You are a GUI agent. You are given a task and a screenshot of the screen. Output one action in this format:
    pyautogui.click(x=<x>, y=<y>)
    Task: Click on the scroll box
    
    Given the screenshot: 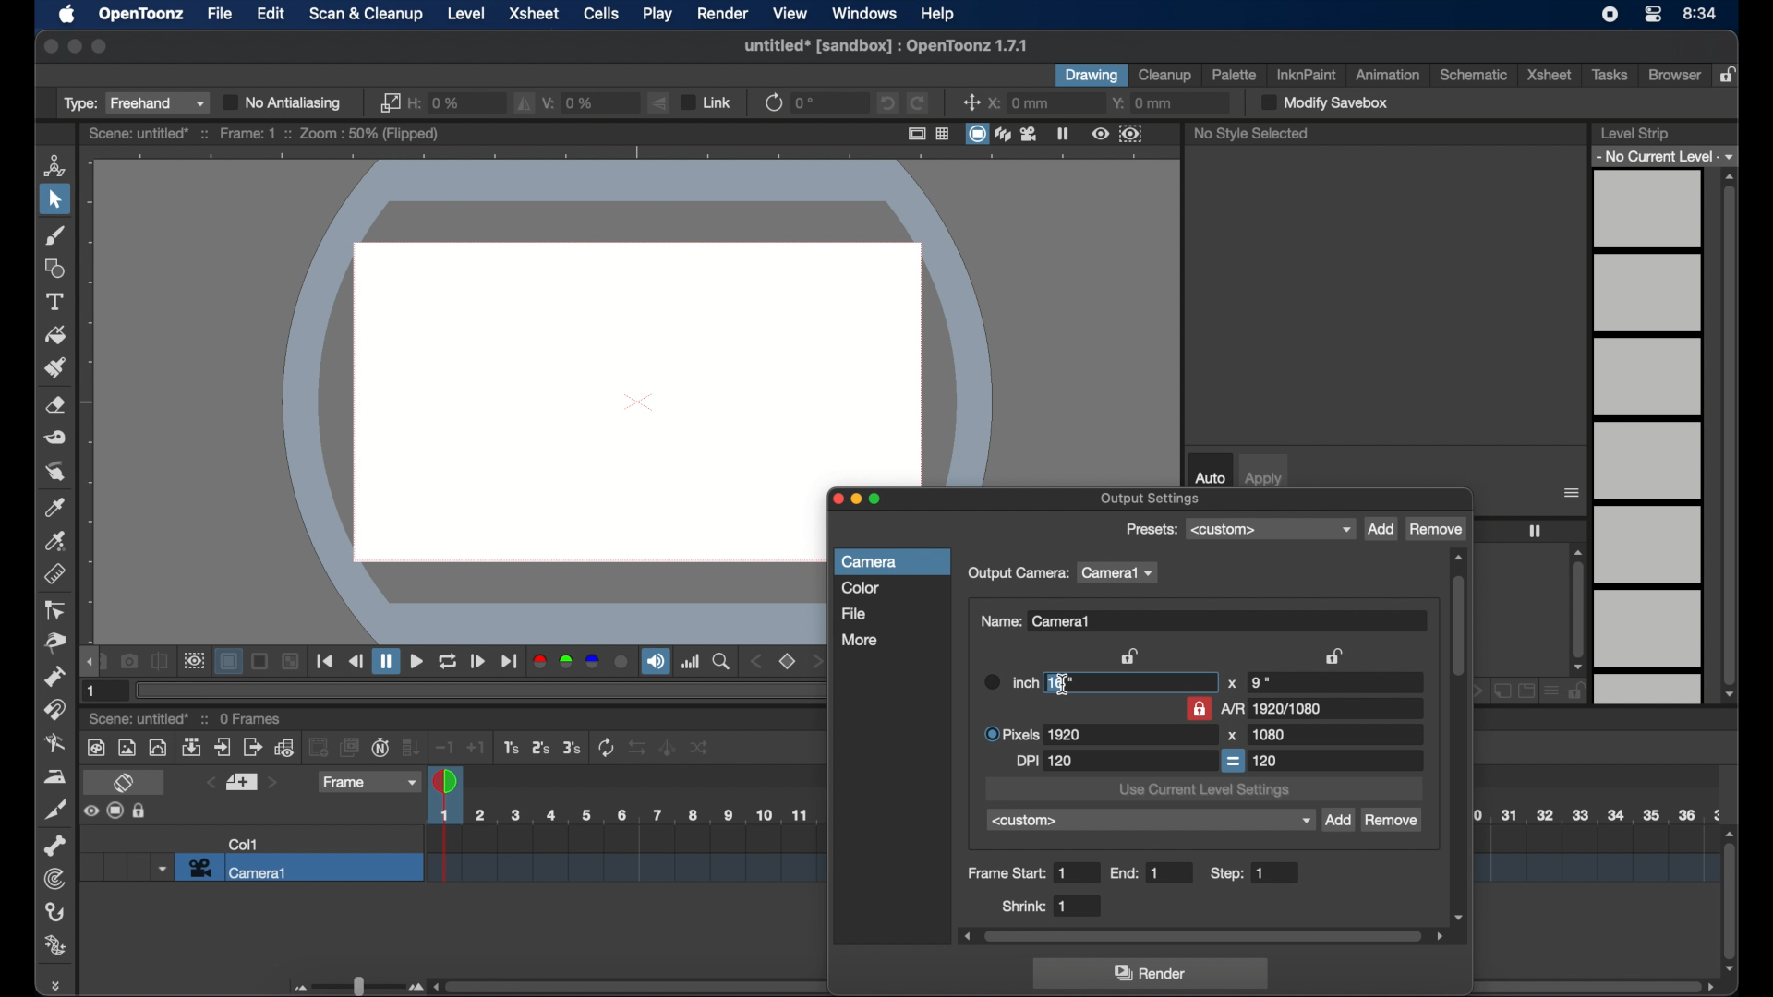 What is the action you would take?
    pyautogui.click(x=1578, y=609)
    